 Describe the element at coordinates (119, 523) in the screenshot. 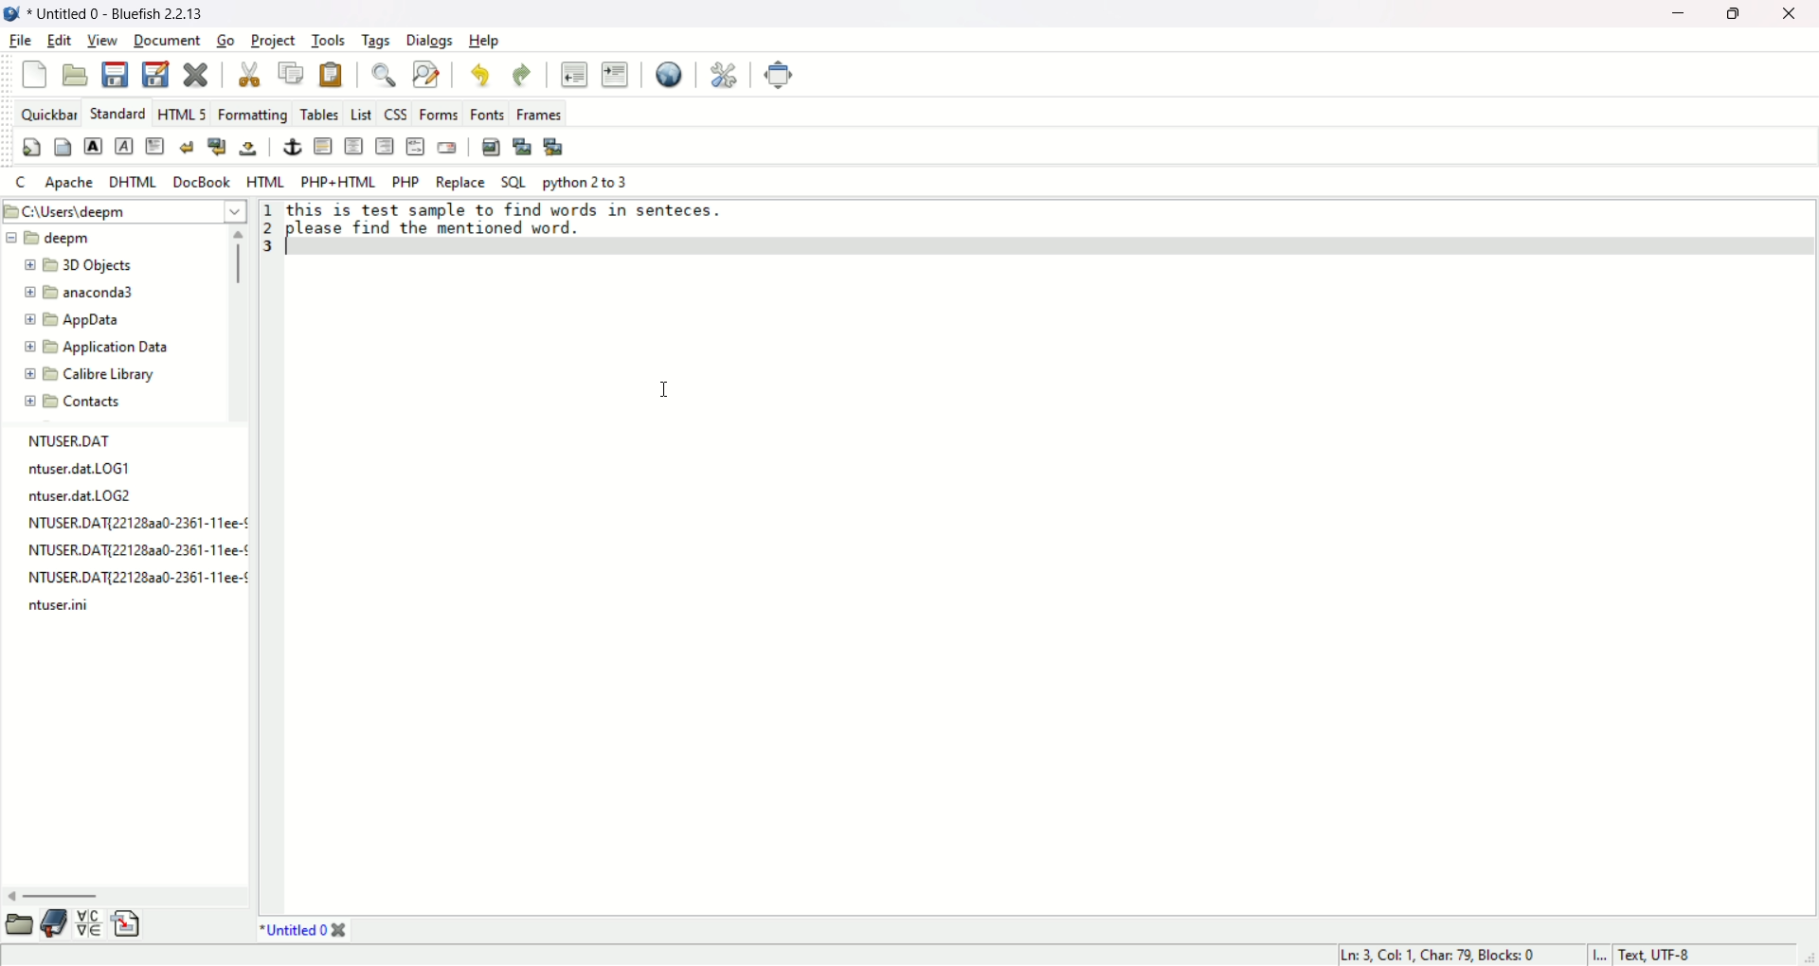

I see `NTUSER.DAT{22128aa0-2361-11ee` at that location.